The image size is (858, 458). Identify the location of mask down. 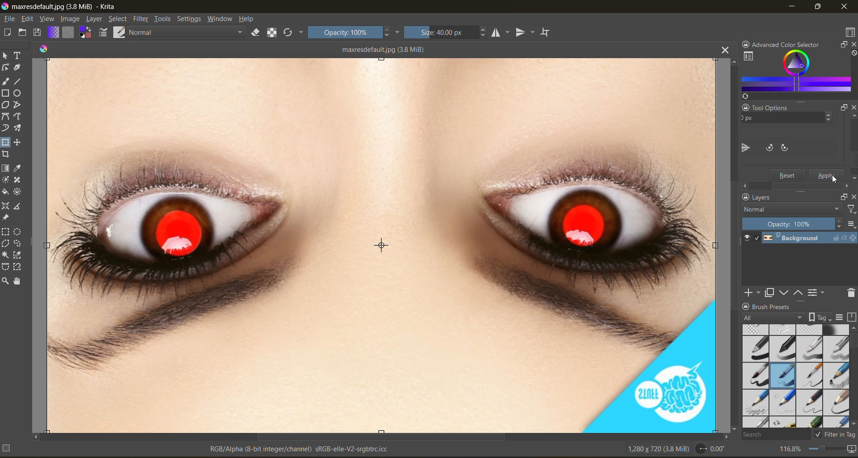
(785, 292).